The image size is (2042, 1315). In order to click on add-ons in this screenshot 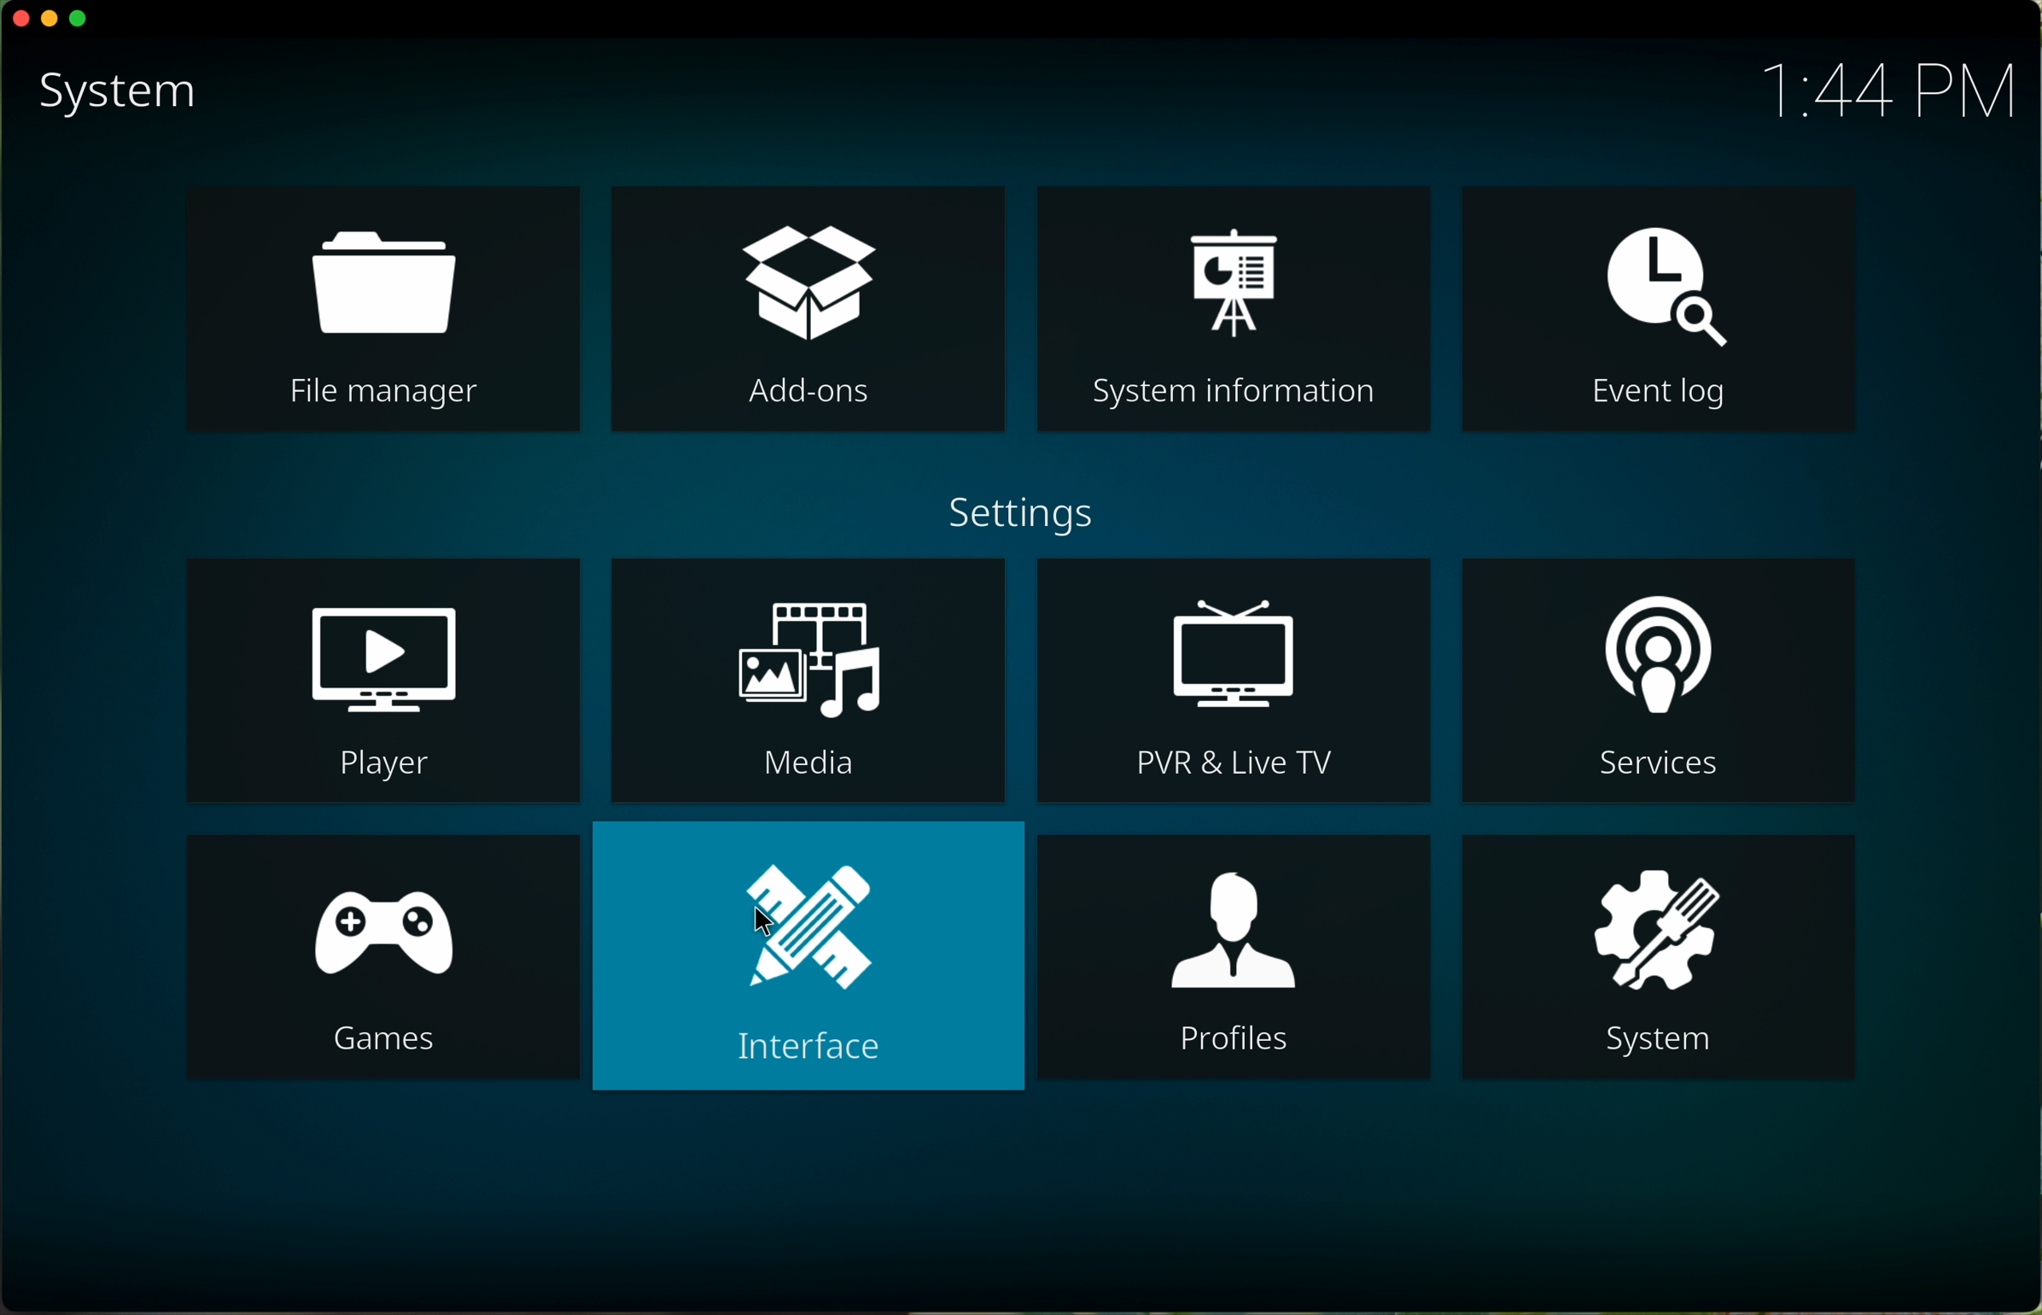, I will do `click(808, 311)`.